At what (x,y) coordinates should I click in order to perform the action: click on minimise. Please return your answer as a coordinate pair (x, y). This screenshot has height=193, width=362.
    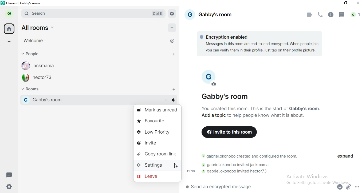
    Looking at the image, I should click on (334, 4).